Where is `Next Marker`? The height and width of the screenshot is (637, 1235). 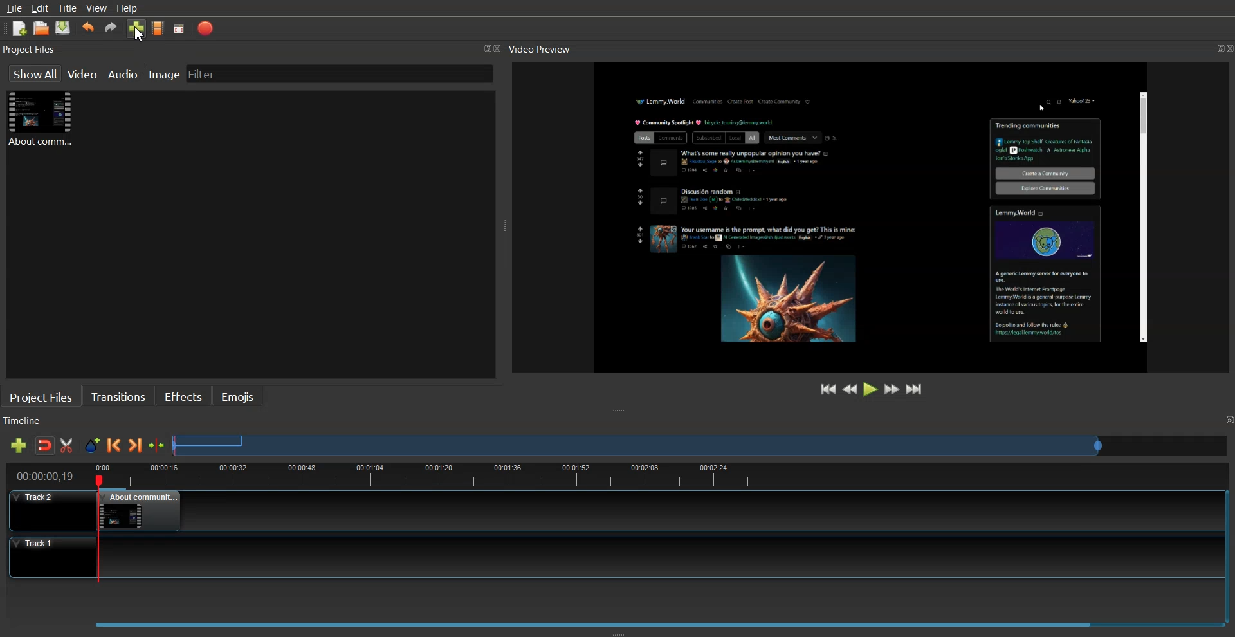
Next Marker is located at coordinates (136, 445).